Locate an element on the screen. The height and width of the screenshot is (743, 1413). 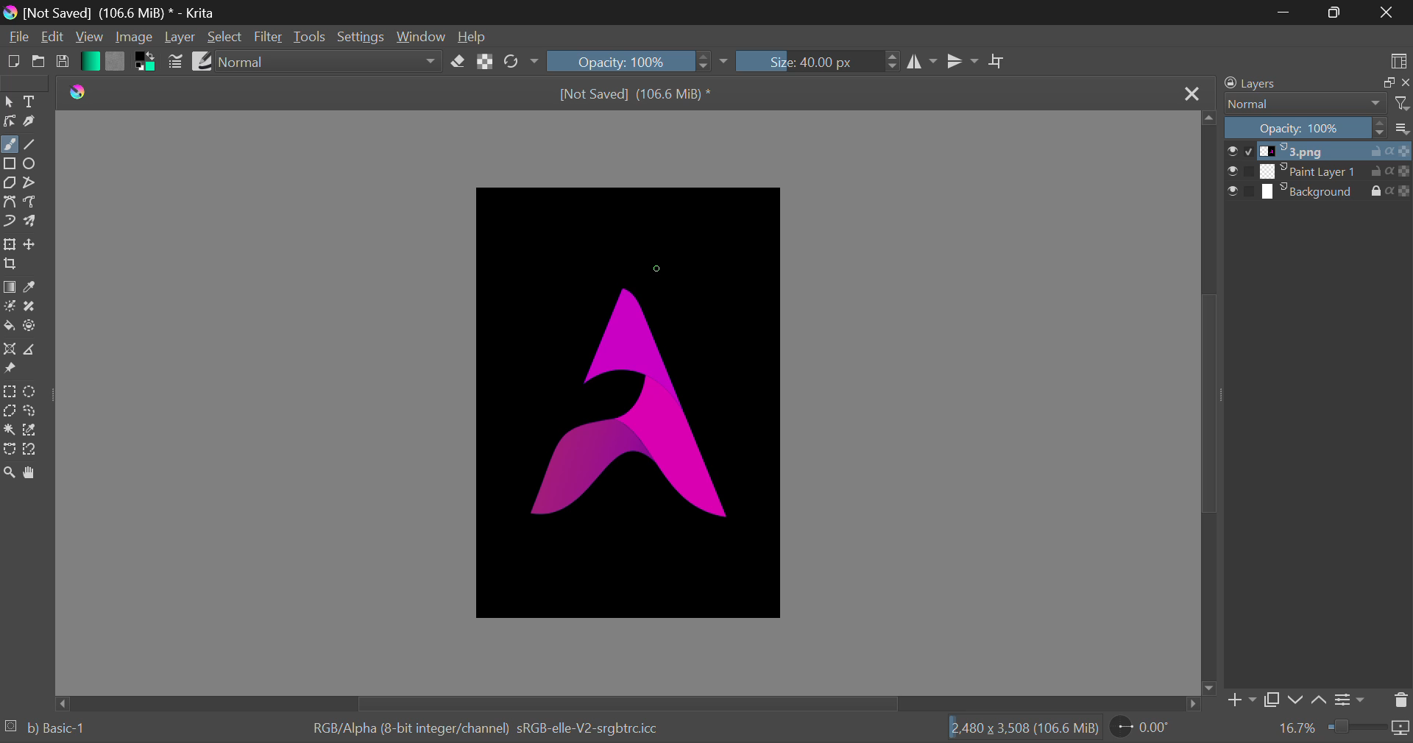
Select is located at coordinates (227, 37).